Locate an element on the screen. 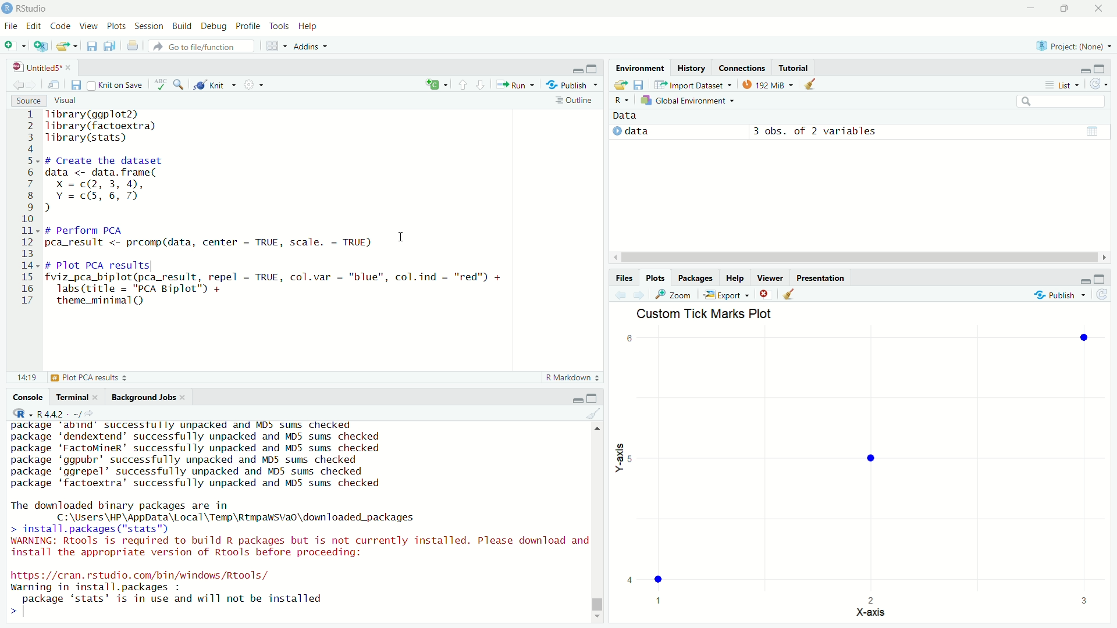 The width and height of the screenshot is (1117, 628). connections is located at coordinates (741, 67).